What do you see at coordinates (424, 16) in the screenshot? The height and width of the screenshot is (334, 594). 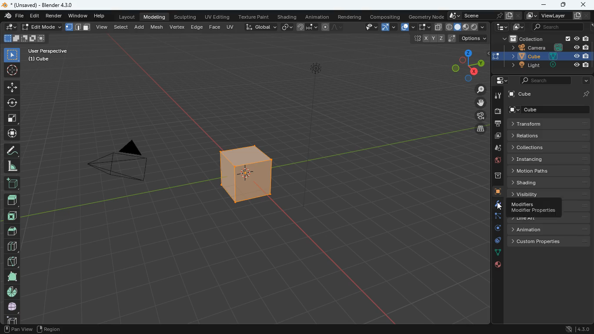 I see `geometry node` at bounding box center [424, 16].